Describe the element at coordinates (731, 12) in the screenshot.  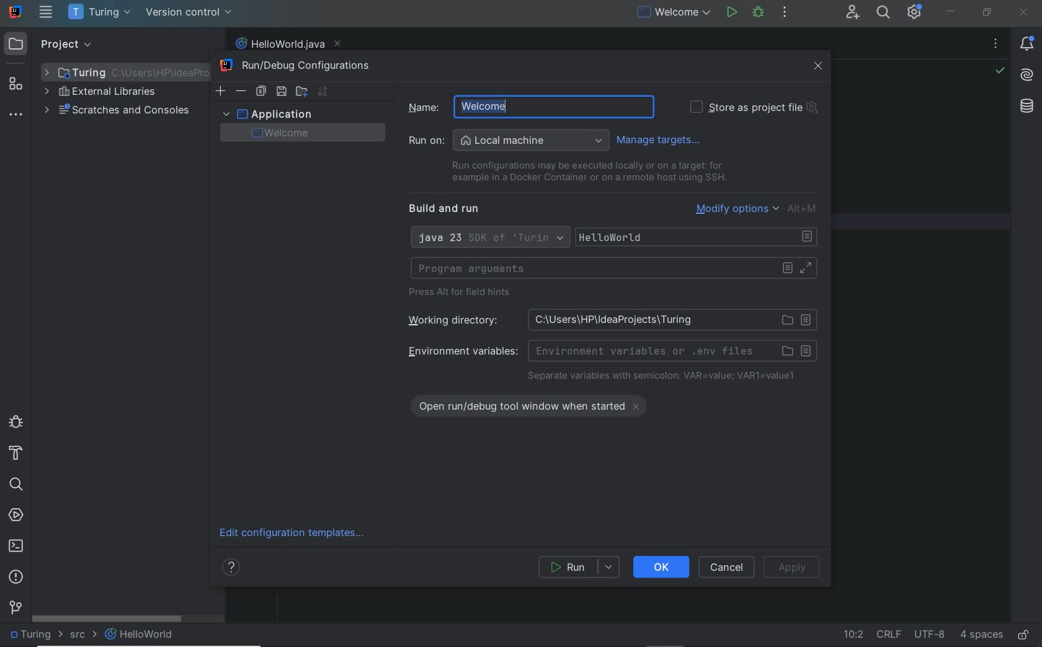
I see `run` at that location.